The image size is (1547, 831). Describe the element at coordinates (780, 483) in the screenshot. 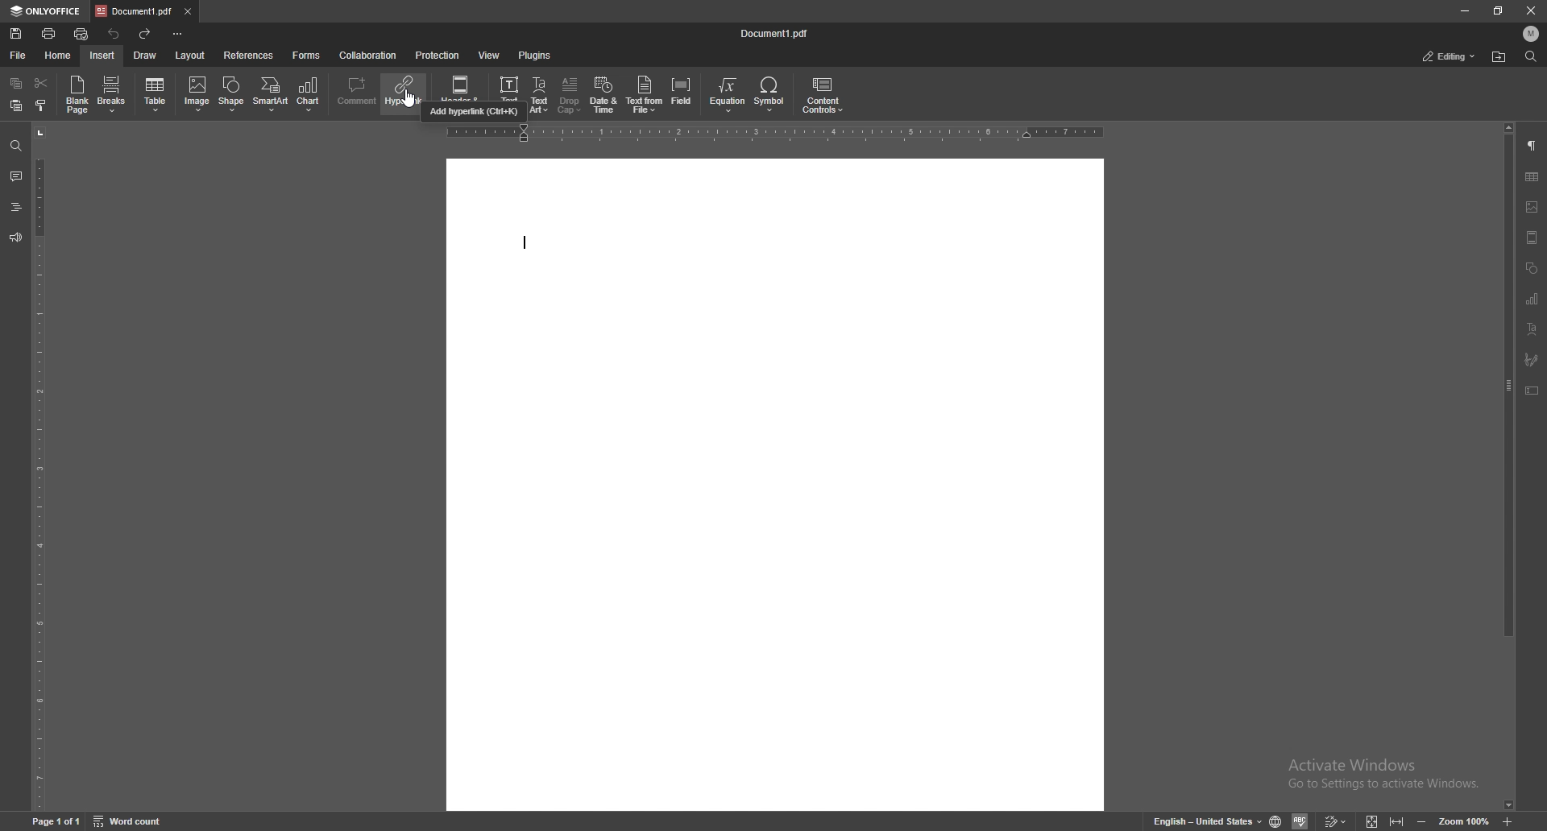

I see `workspace` at that location.